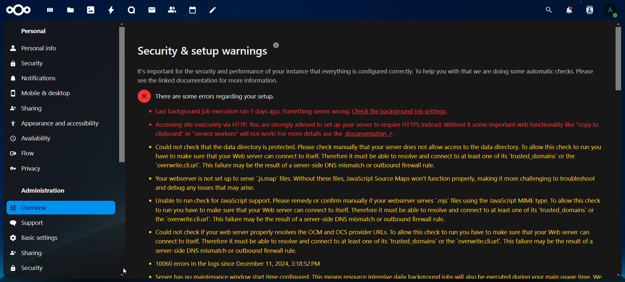 The height and width of the screenshot is (282, 625). Describe the element at coordinates (549, 10) in the screenshot. I see `search` at that location.